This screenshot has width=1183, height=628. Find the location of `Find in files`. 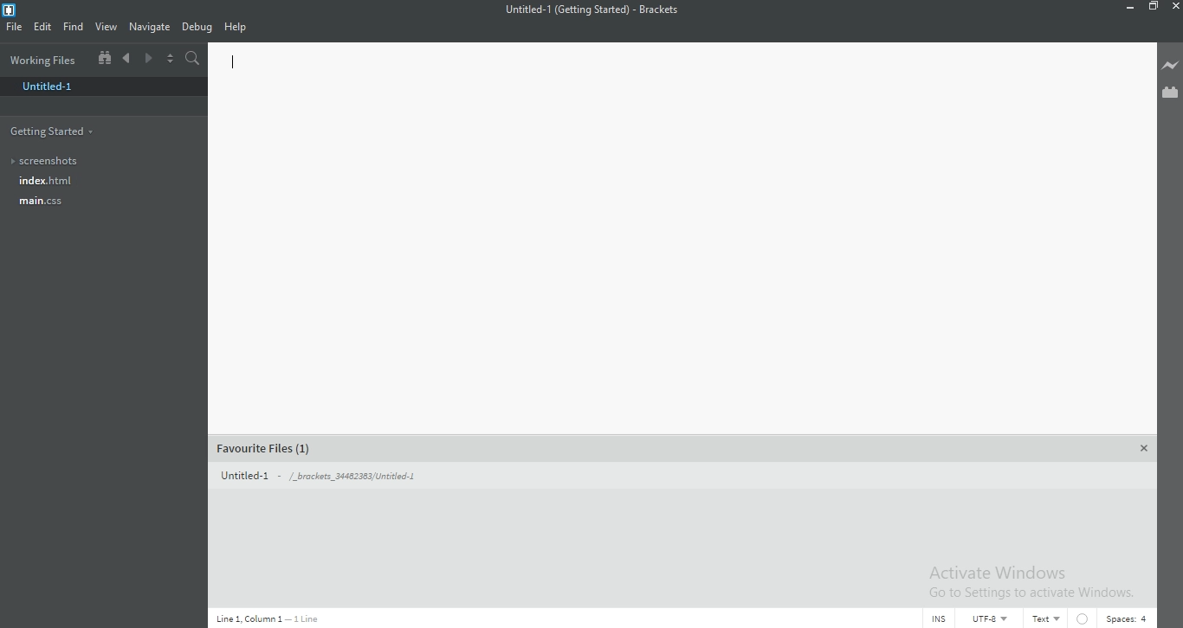

Find in files is located at coordinates (192, 60).